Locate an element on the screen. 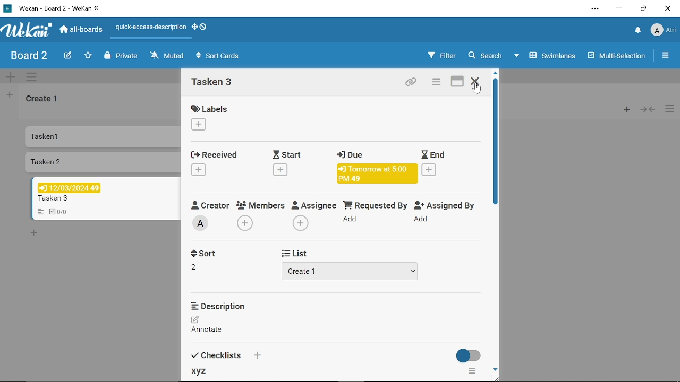  Add is located at coordinates (352, 220).